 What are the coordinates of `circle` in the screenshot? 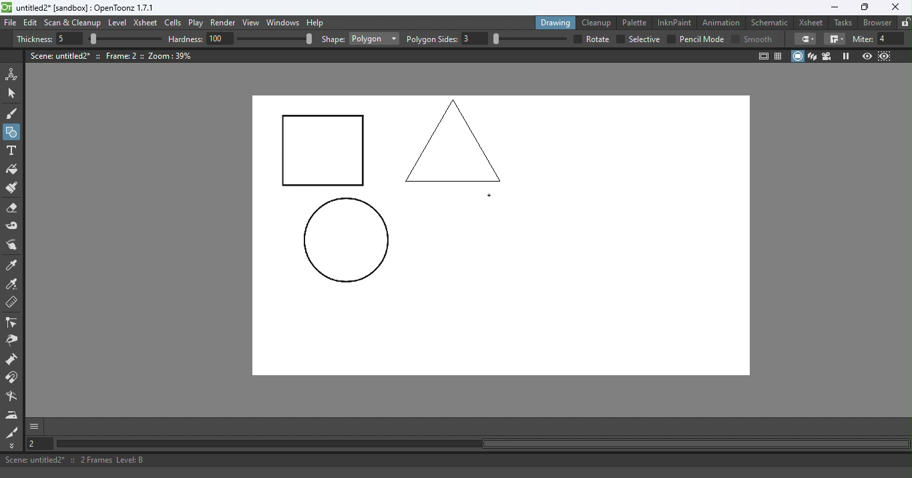 It's located at (346, 241).